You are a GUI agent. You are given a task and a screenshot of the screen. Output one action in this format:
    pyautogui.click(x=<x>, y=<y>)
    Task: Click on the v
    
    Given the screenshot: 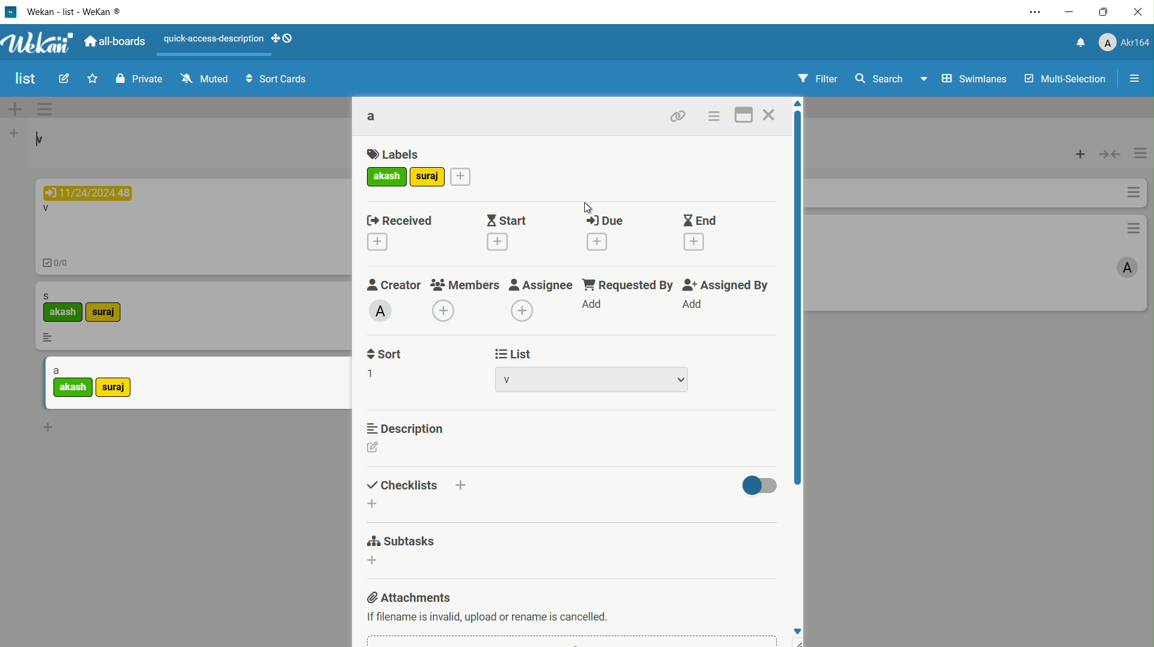 What is the action you would take?
    pyautogui.click(x=45, y=143)
    